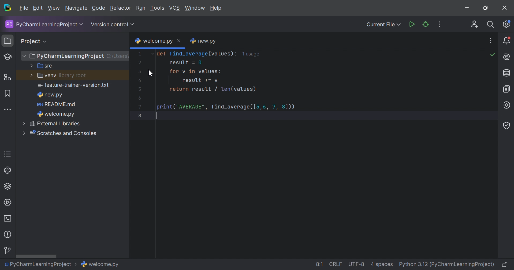  I want to click on 6, so click(140, 98).